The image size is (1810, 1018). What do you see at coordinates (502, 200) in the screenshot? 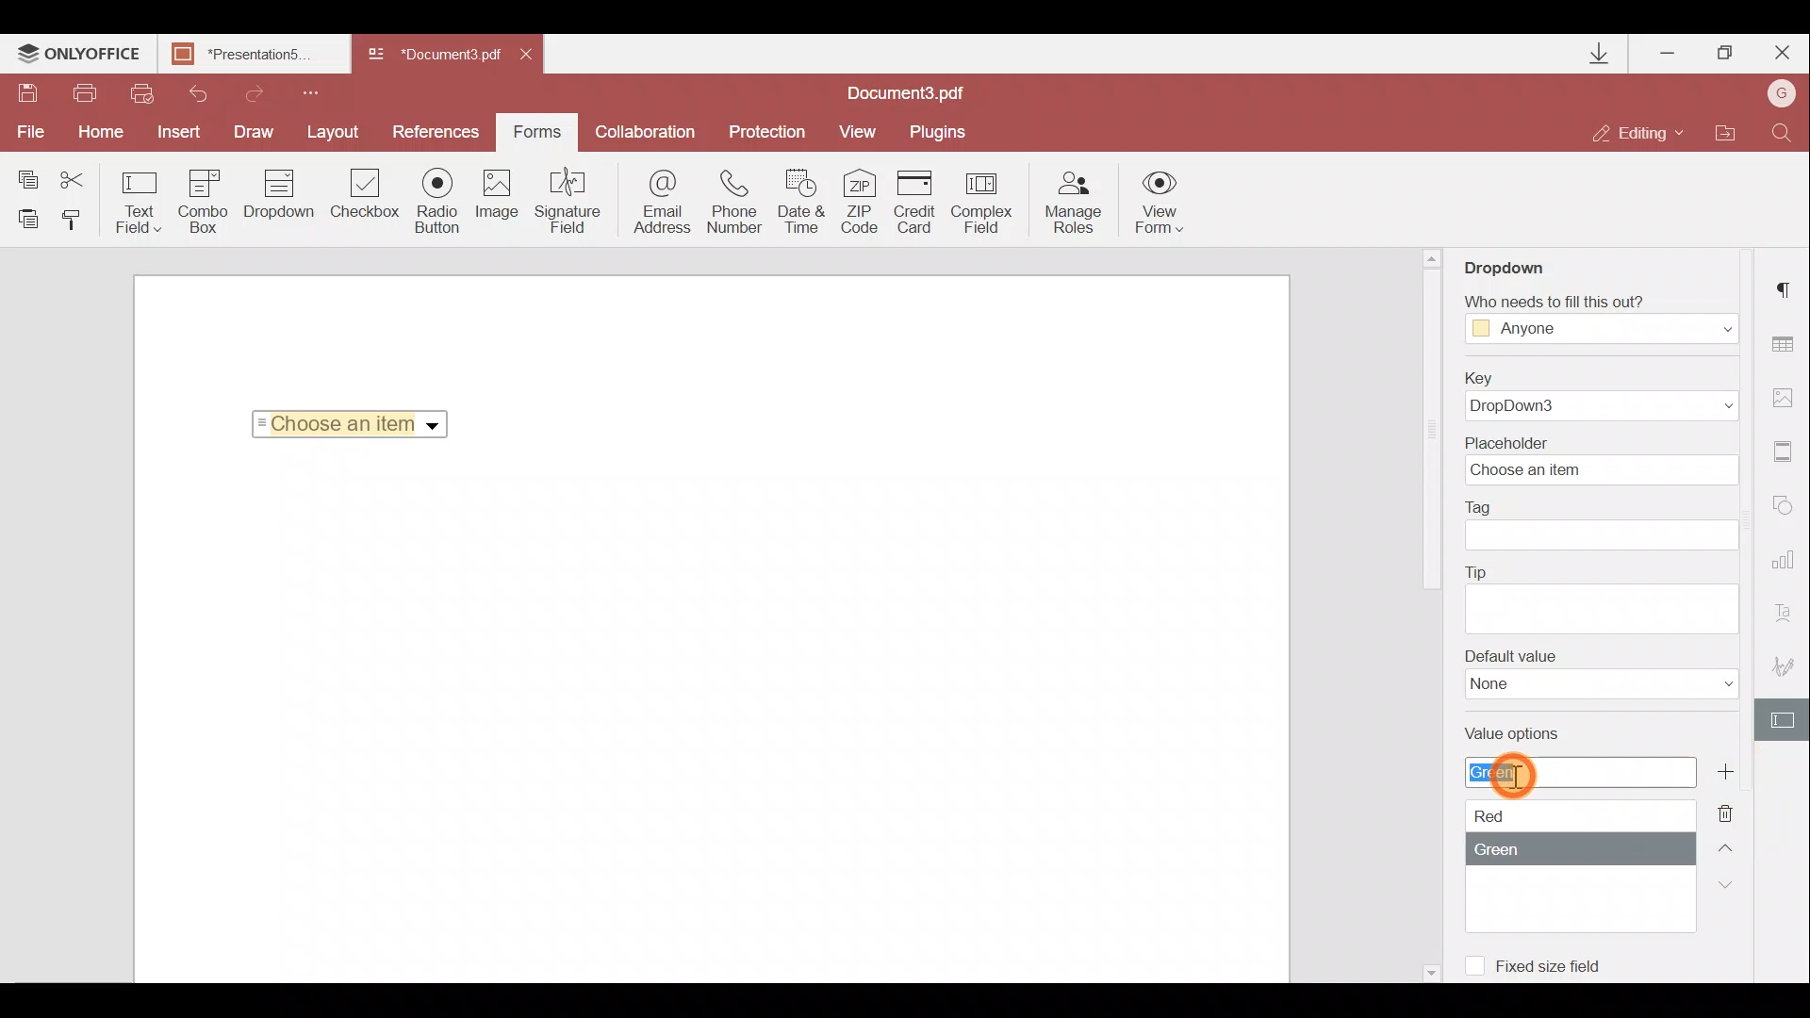
I see `Image` at bounding box center [502, 200].